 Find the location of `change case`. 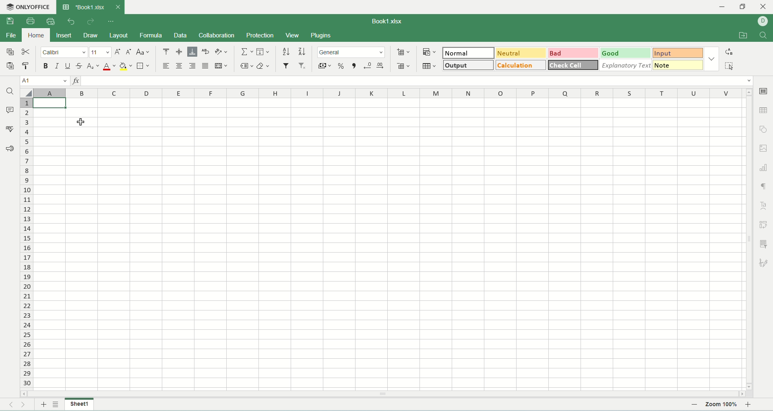

change case is located at coordinates (144, 53).